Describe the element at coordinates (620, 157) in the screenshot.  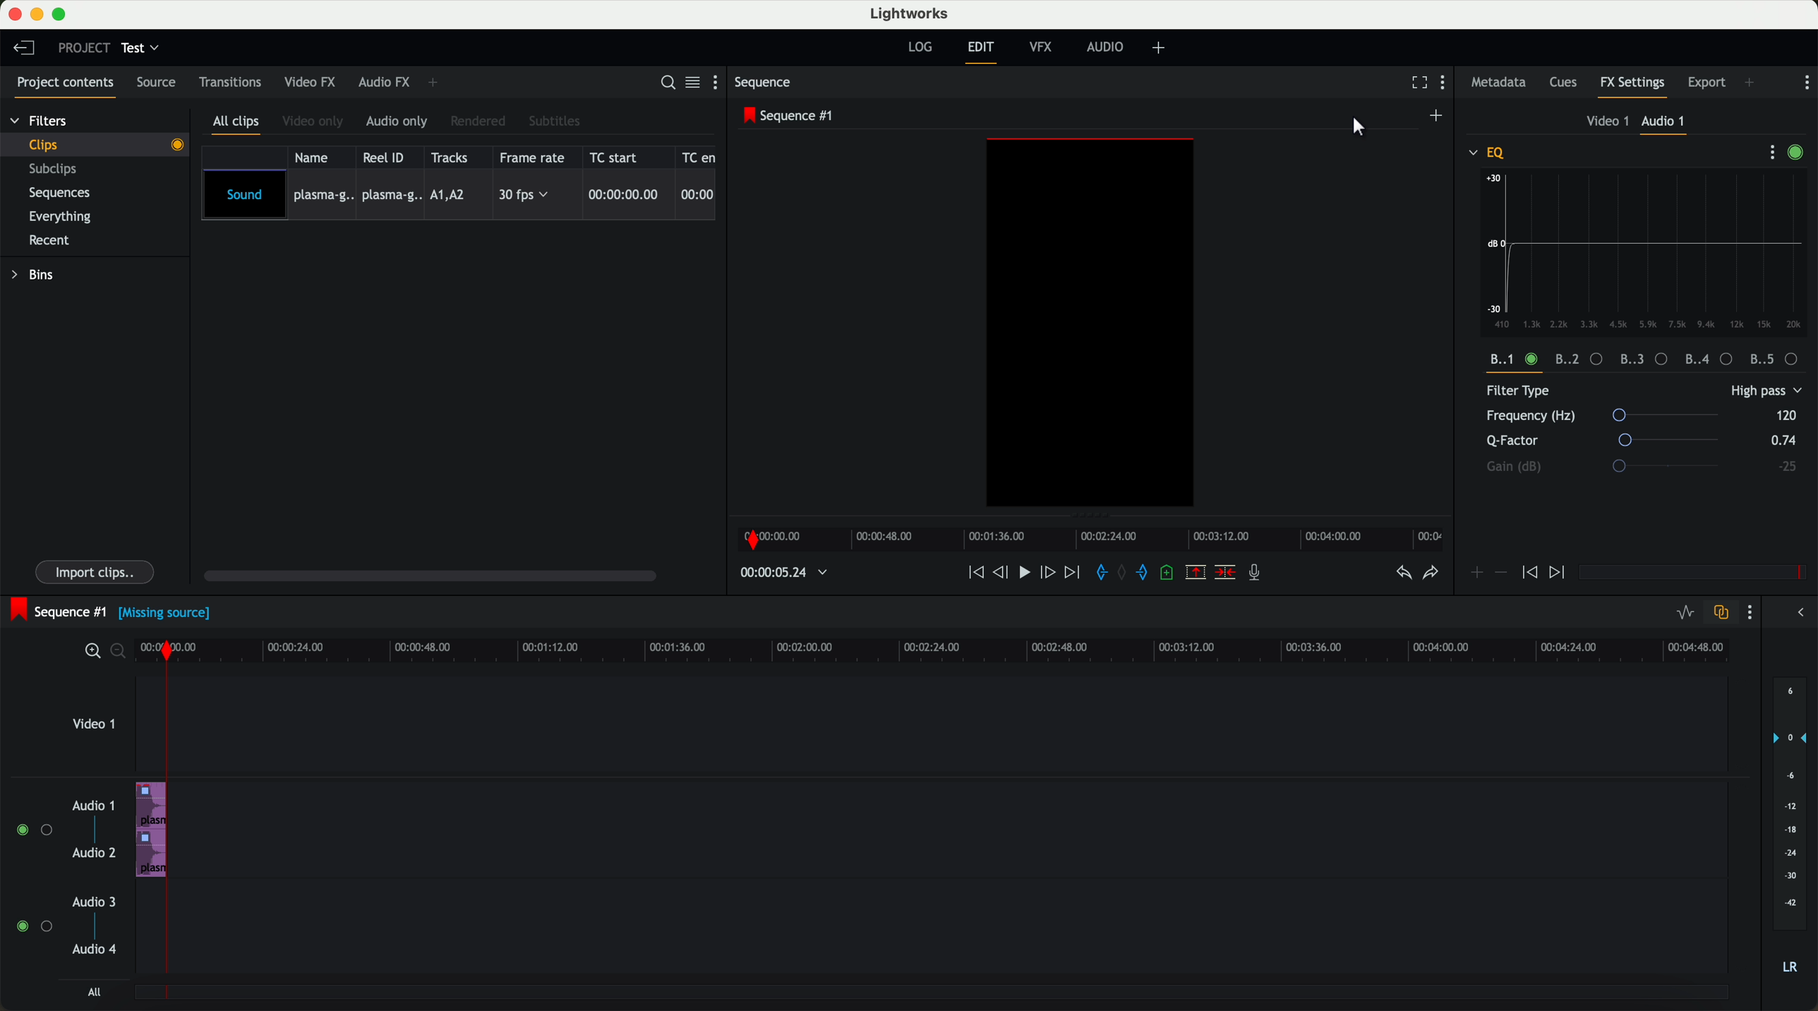
I see `TC start` at that location.